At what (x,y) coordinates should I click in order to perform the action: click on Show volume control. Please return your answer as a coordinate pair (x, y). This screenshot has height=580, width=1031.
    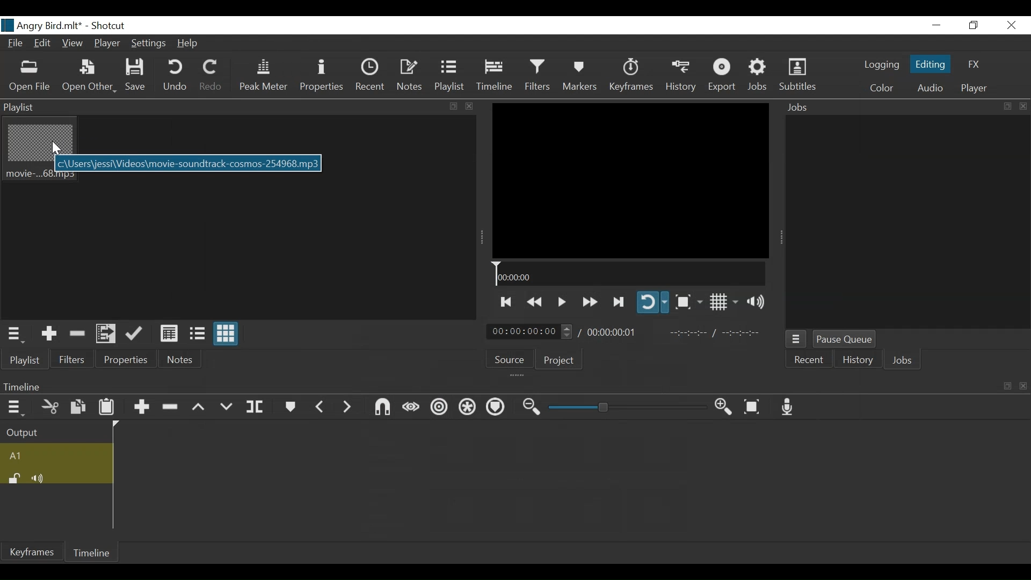
    Looking at the image, I should click on (758, 303).